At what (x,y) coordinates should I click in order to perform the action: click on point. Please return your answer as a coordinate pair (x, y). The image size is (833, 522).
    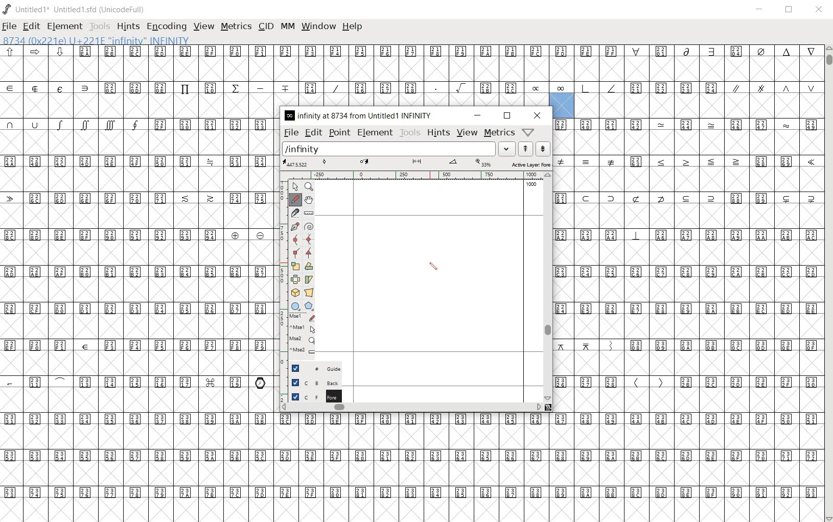
    Looking at the image, I should click on (339, 133).